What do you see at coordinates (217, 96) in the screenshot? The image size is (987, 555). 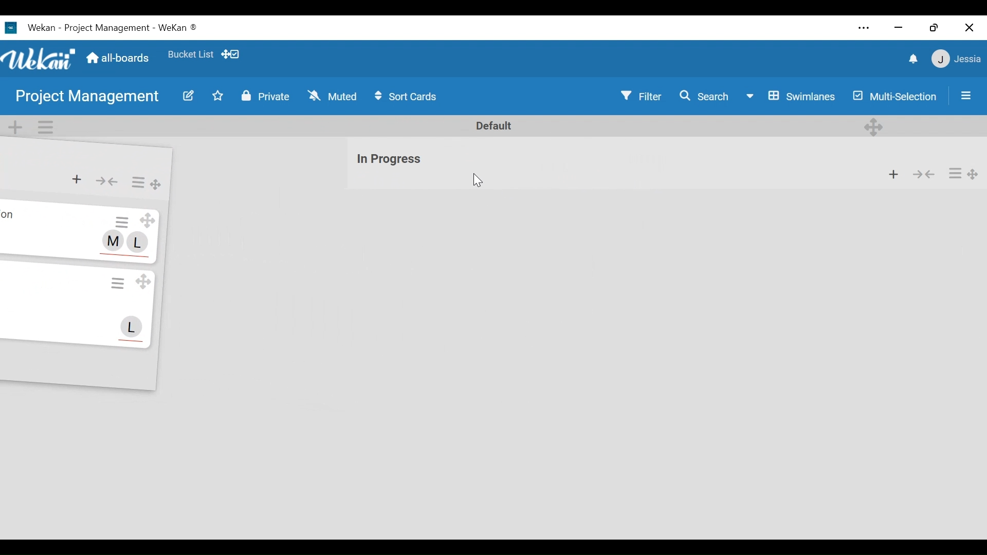 I see `Toggle favorites` at bounding box center [217, 96].